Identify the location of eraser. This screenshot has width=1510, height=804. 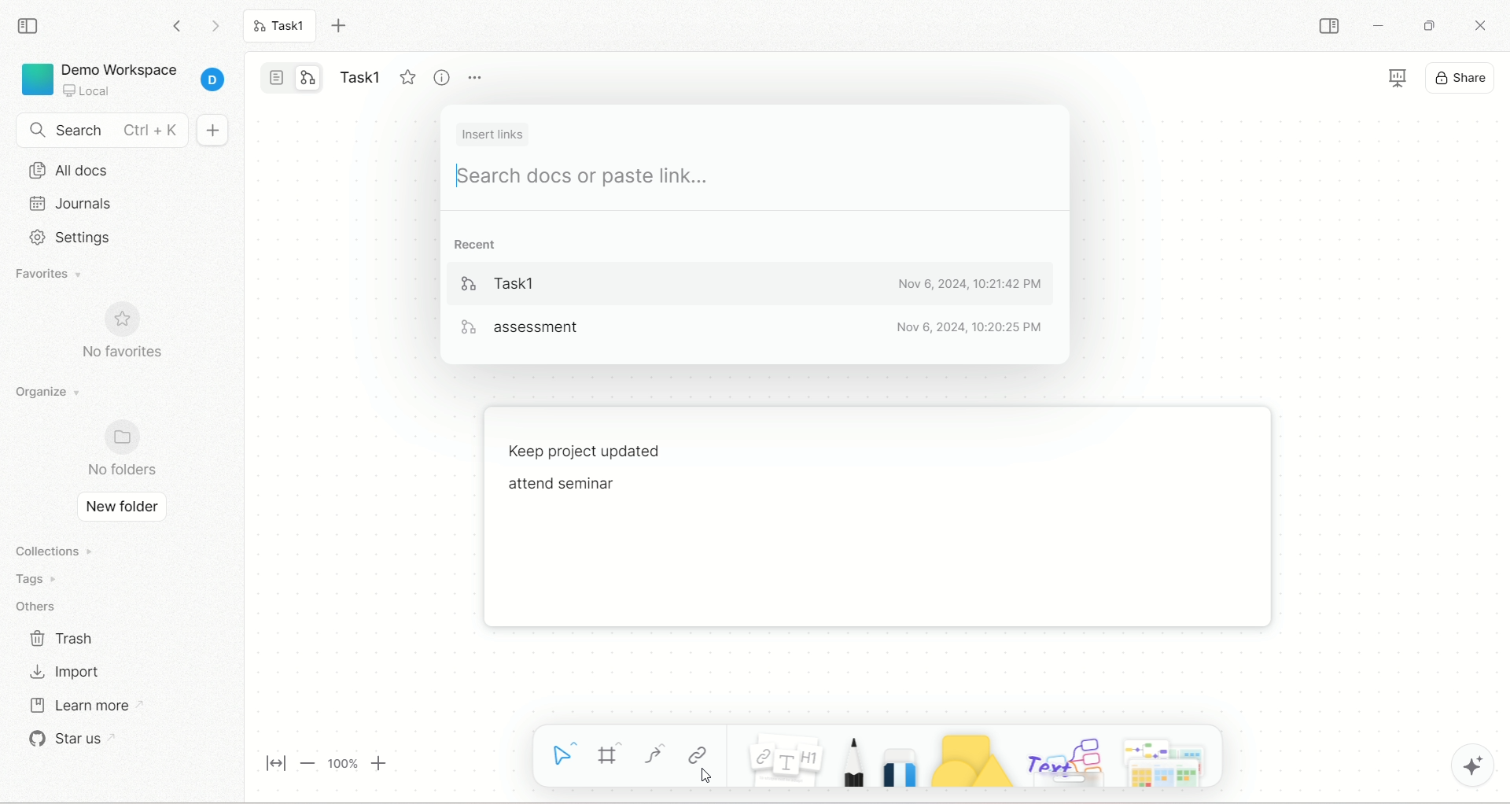
(899, 767).